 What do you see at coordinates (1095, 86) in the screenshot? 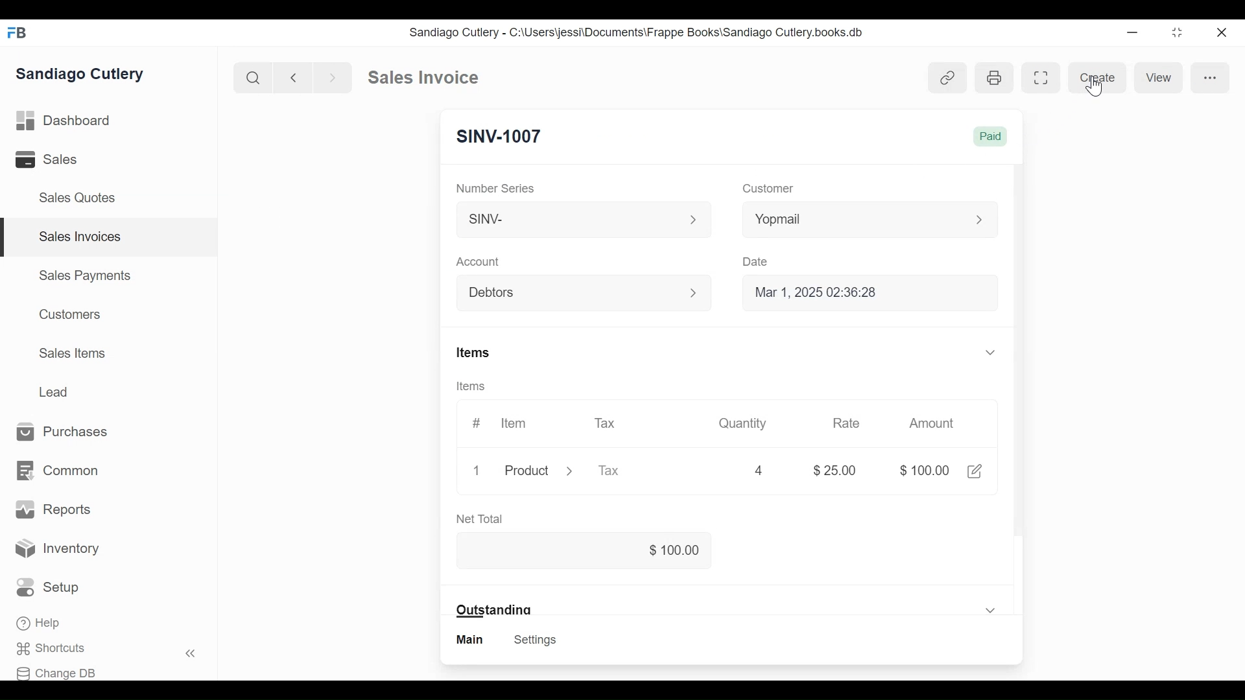
I see `Cursor` at bounding box center [1095, 86].